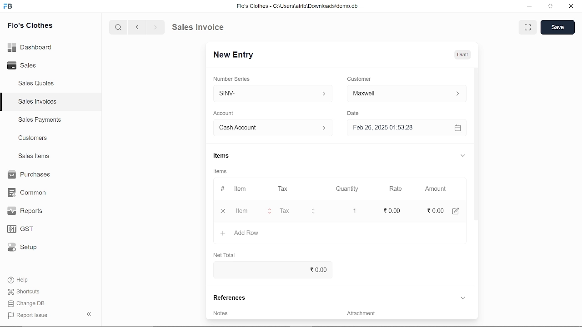 Image resolution: width=582 pixels, height=327 pixels. What do you see at coordinates (205, 27) in the screenshot?
I see `Sales Invoice` at bounding box center [205, 27].